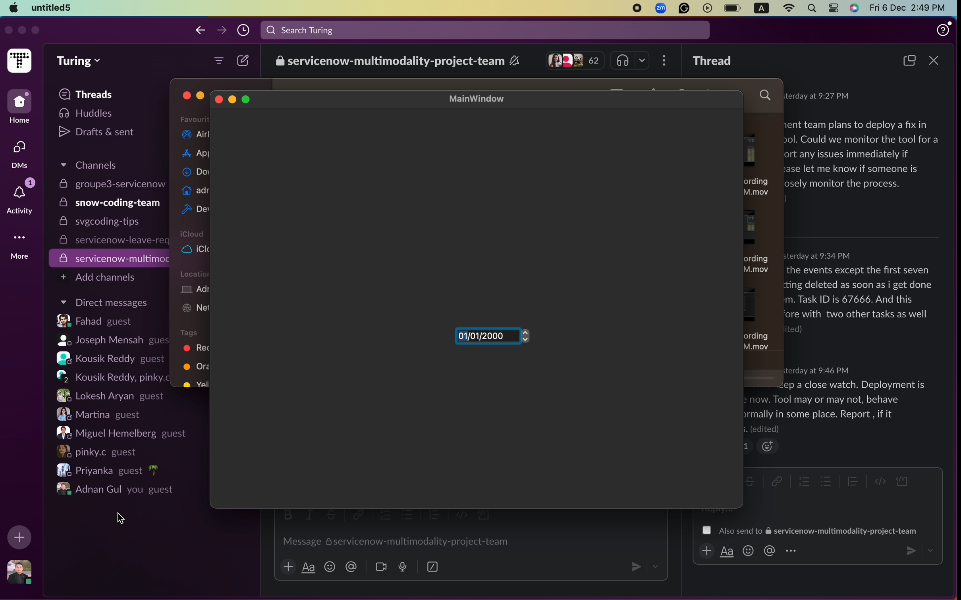  I want to click on mainwindow, so click(484, 99).